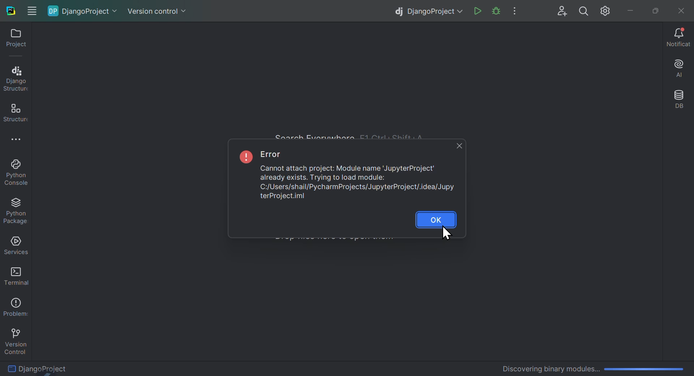  Describe the element at coordinates (444, 235) in the screenshot. I see ` Cursor` at that location.